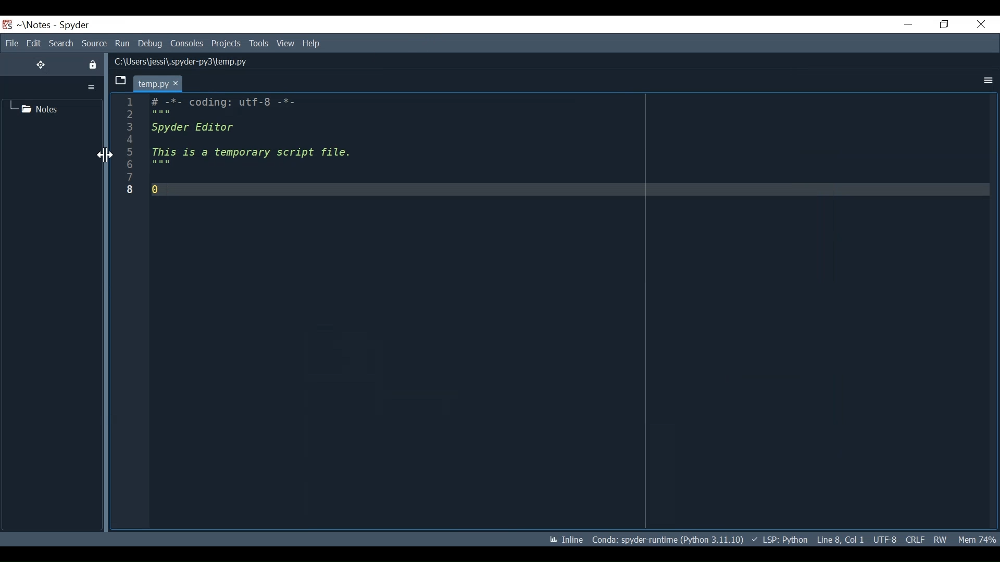  I want to click on Tools, so click(259, 44).